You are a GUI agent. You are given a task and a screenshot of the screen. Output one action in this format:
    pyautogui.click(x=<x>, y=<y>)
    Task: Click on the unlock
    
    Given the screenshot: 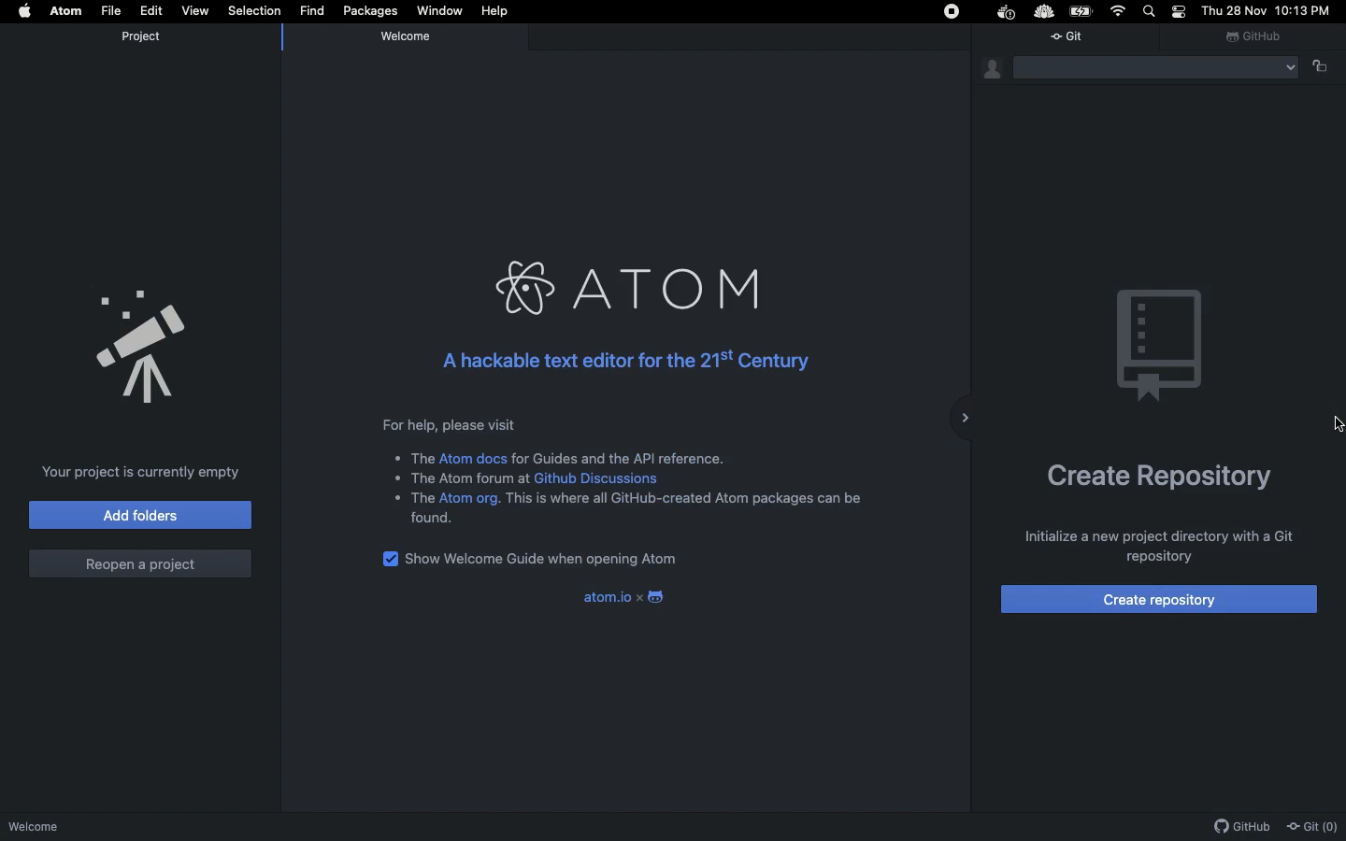 What is the action you would take?
    pyautogui.click(x=1327, y=67)
    